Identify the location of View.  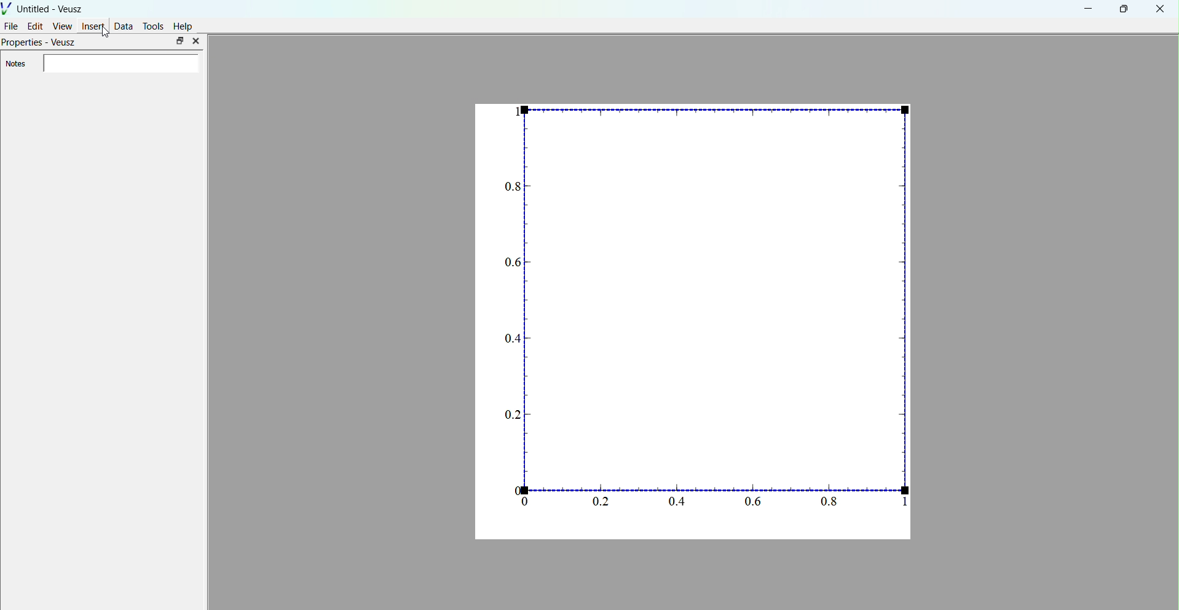
(62, 26).